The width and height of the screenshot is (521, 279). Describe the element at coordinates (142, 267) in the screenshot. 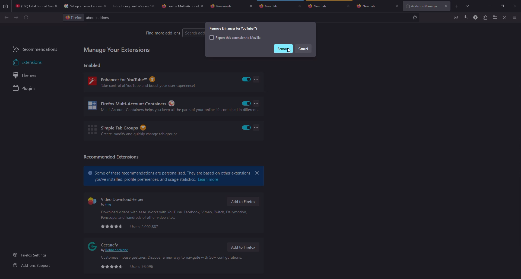

I see `Users` at that location.